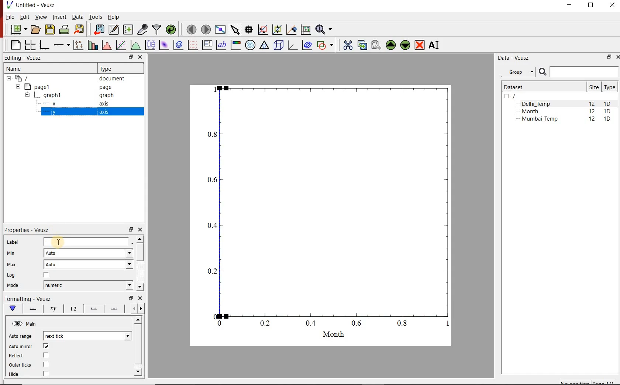  Describe the element at coordinates (32, 309) in the screenshot. I see `Axis line` at that location.